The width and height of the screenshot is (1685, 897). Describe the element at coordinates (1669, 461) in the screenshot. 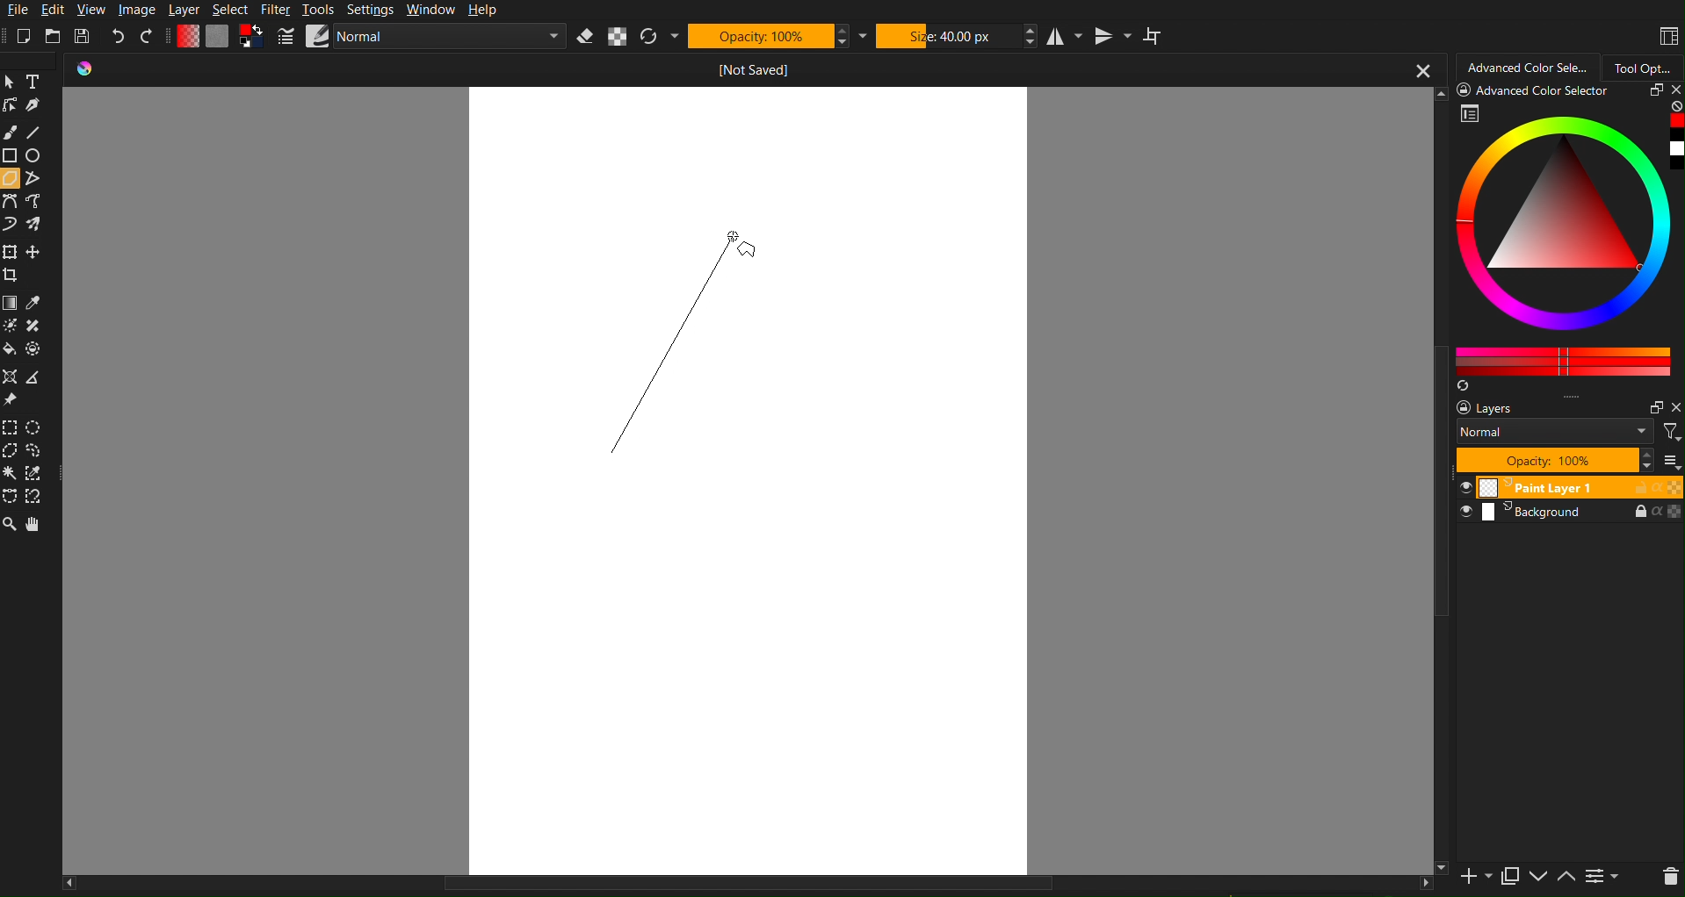

I see `more` at that location.